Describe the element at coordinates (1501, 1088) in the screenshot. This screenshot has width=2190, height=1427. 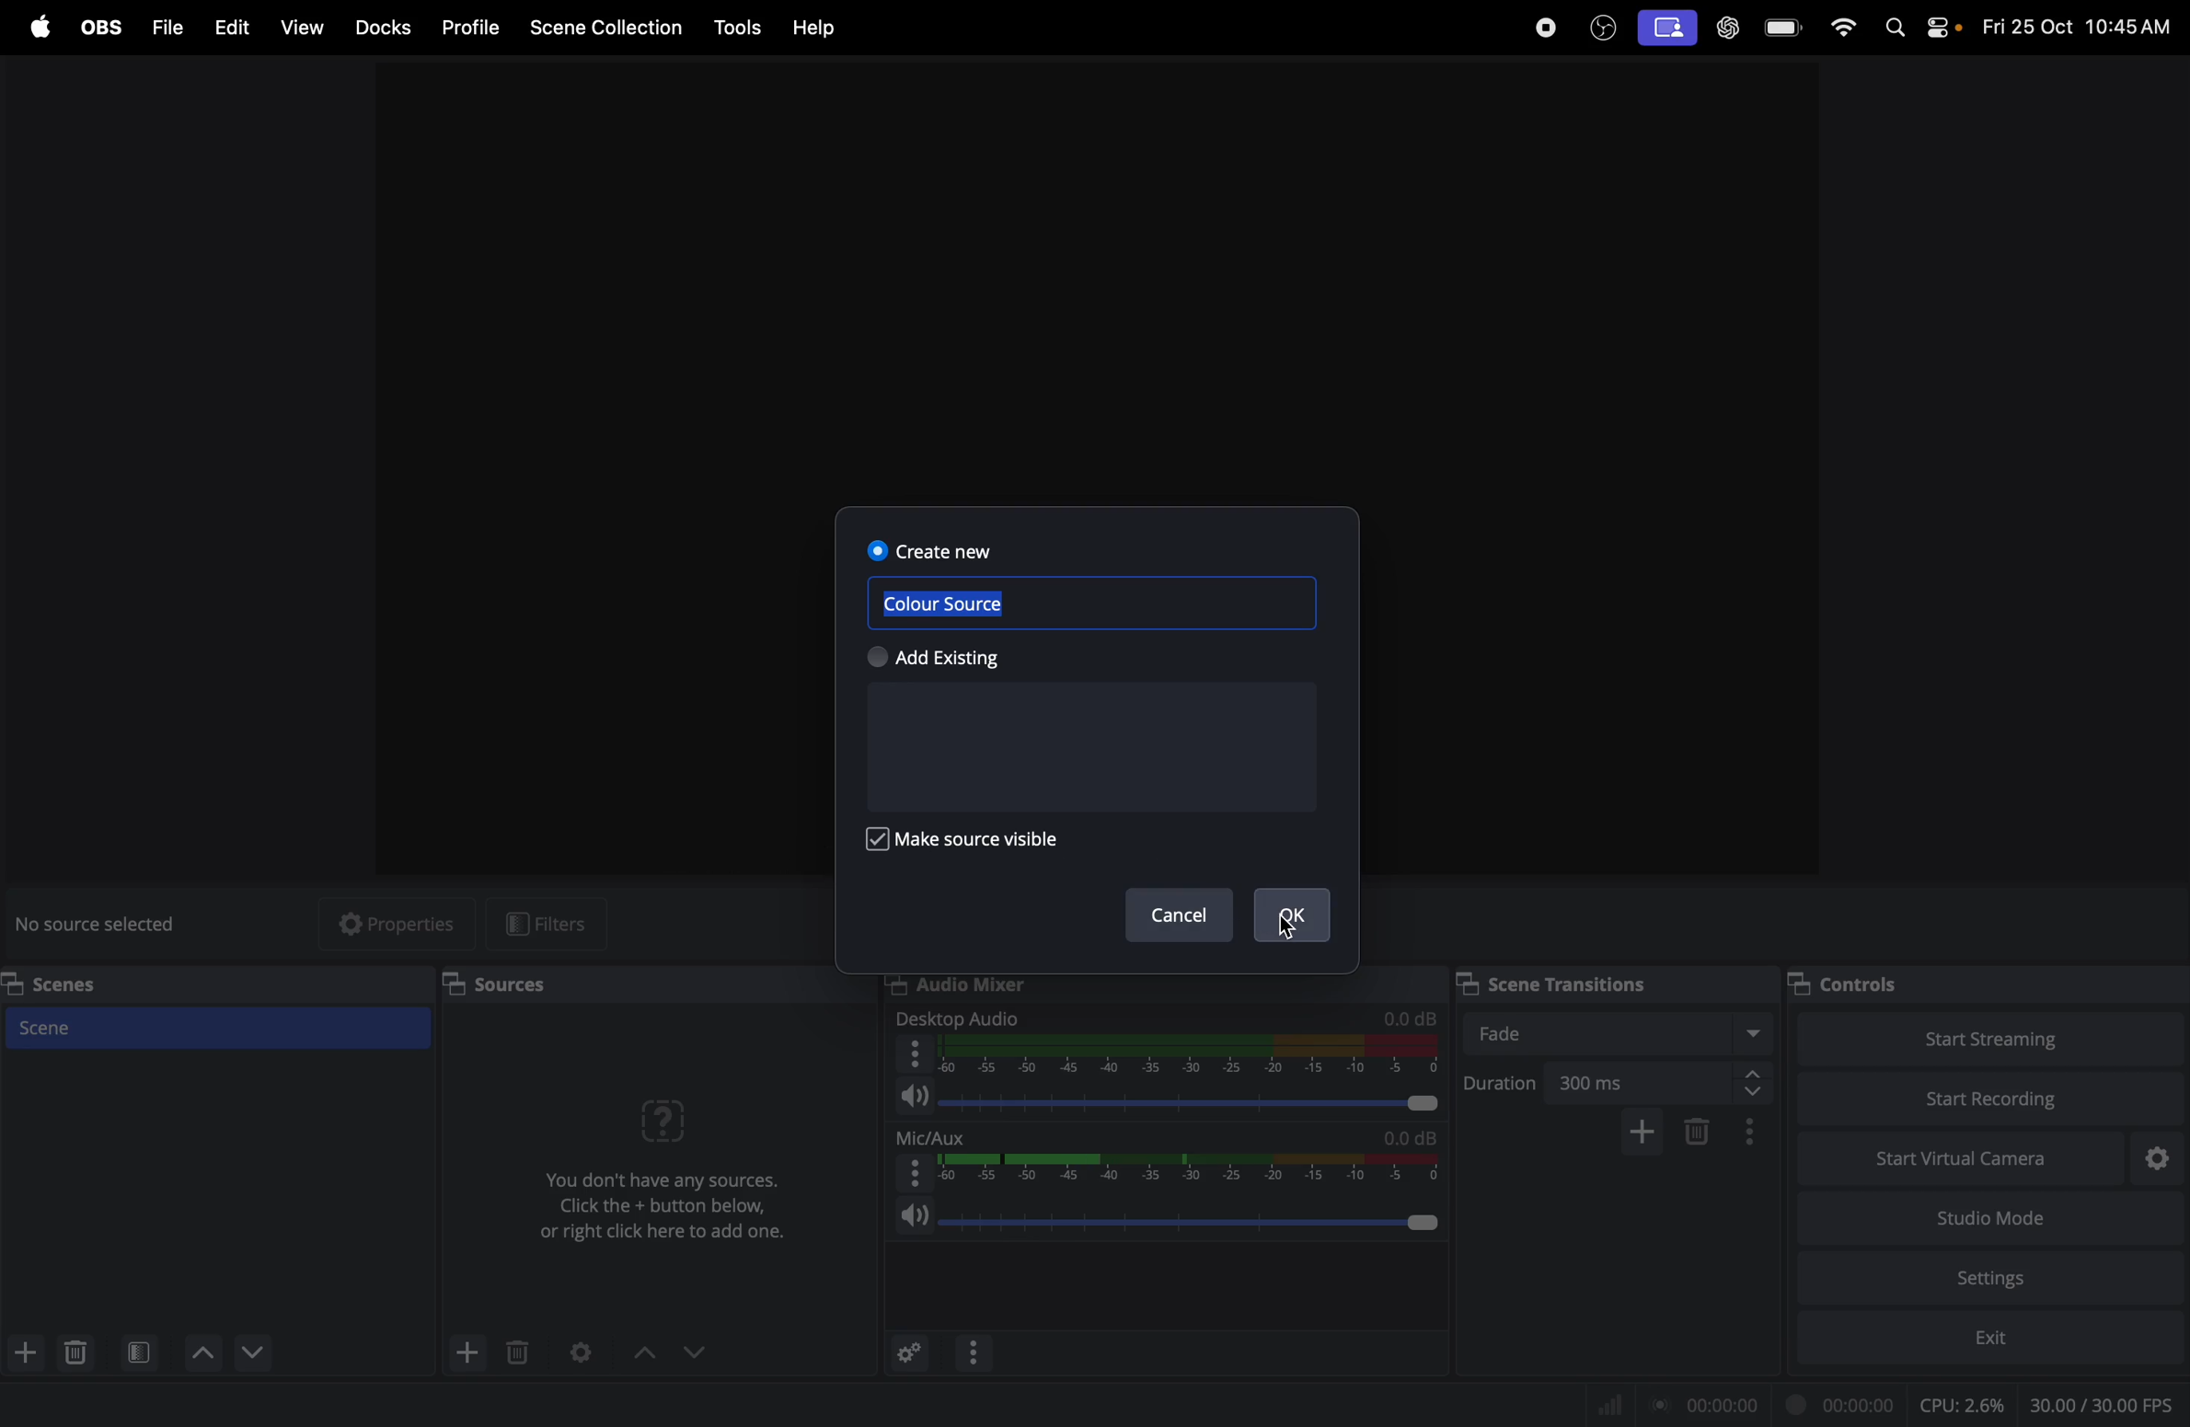
I see `duration` at that location.